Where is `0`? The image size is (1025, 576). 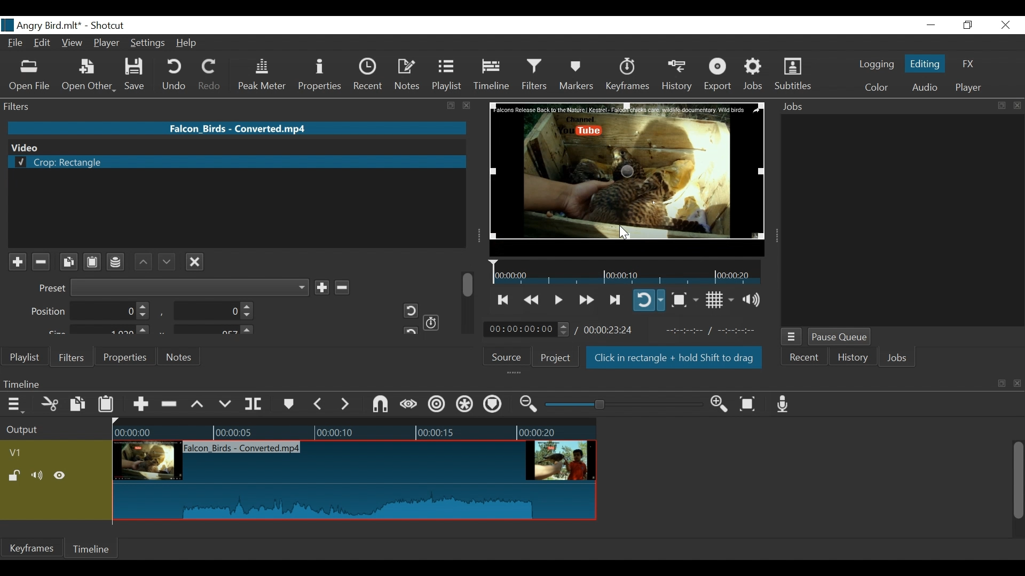 0 is located at coordinates (211, 313).